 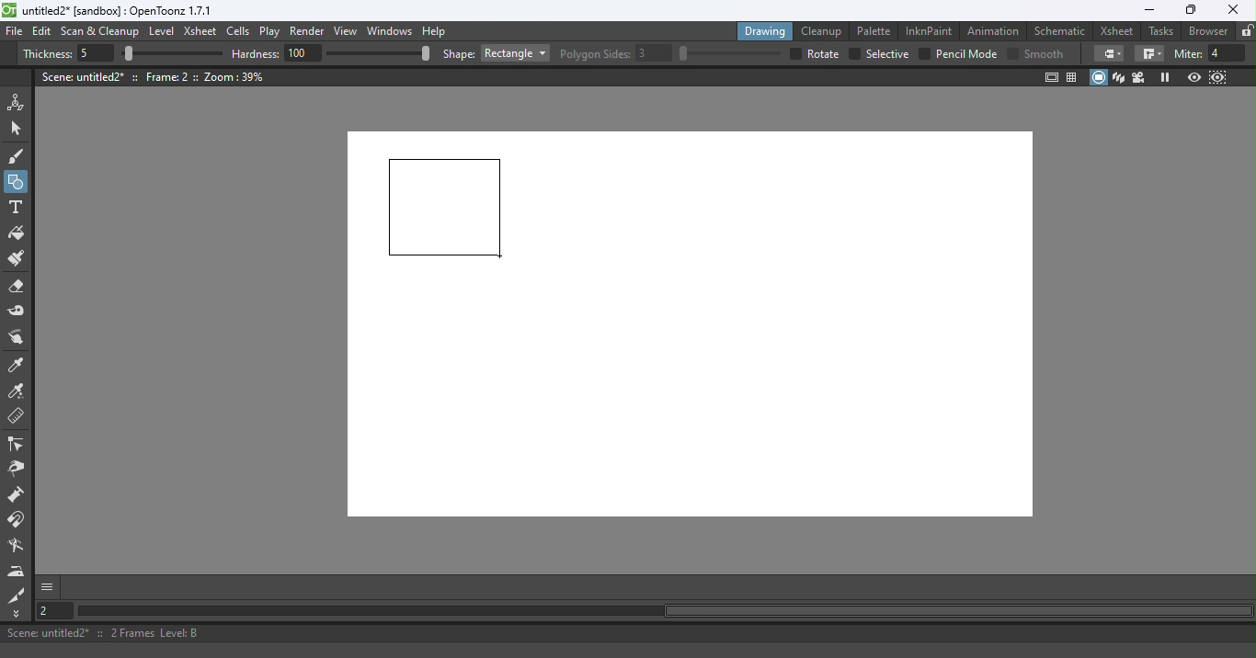 I want to click on Iron tool, so click(x=18, y=571).